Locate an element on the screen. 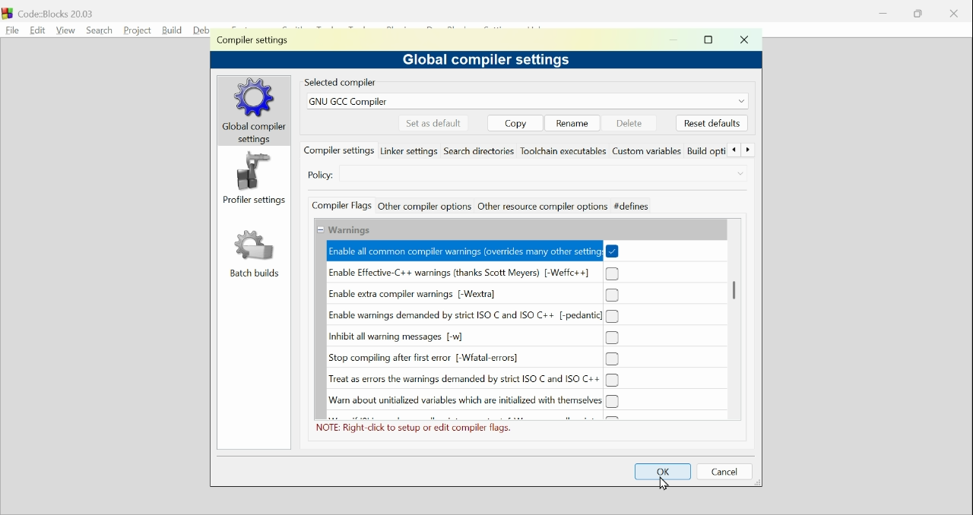 This screenshot has width=973, height=515. Profiler setting is located at coordinates (255, 179).